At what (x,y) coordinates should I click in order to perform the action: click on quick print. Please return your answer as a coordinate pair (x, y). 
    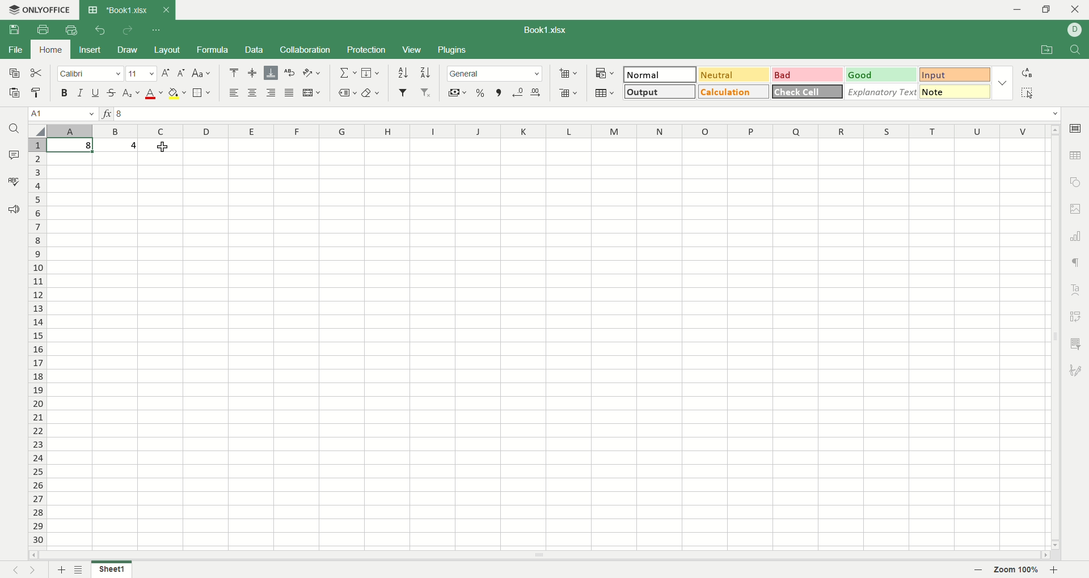
    Looking at the image, I should click on (70, 30).